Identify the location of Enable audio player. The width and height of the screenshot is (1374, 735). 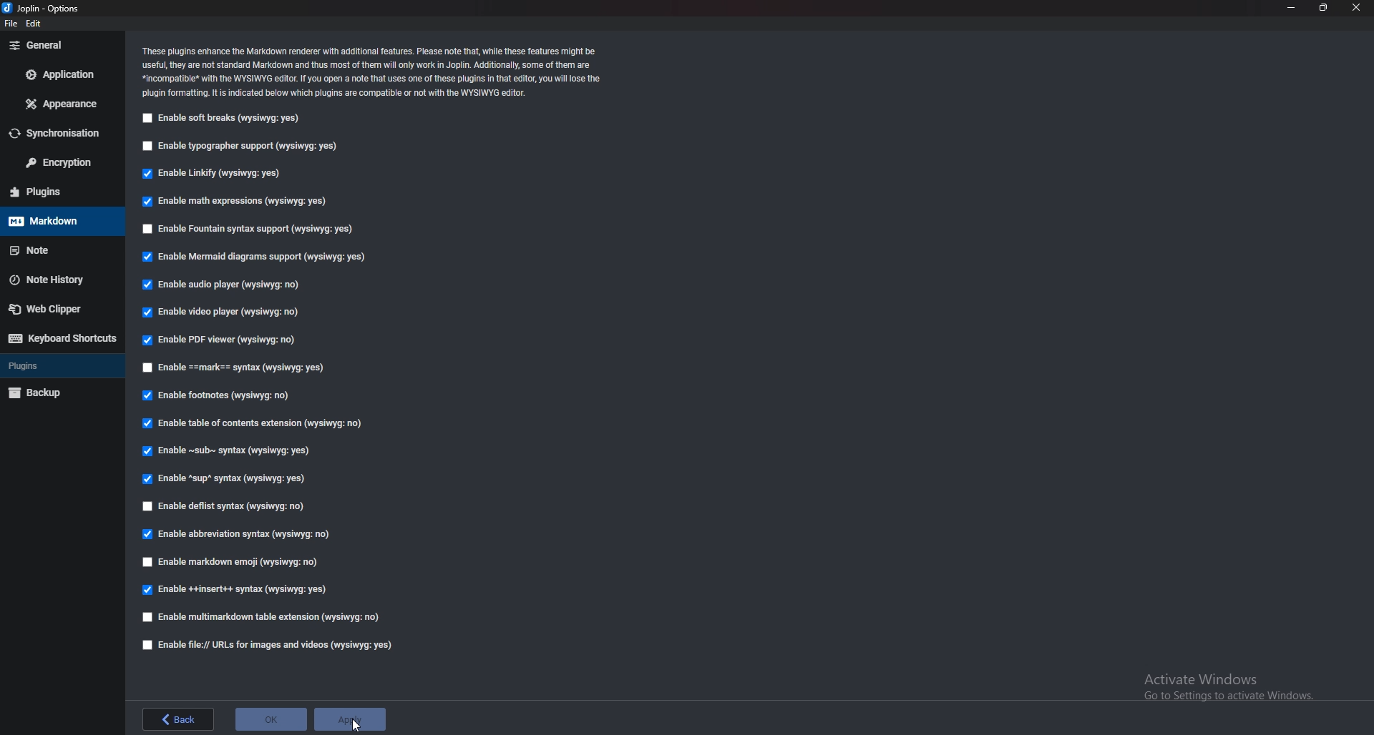
(233, 284).